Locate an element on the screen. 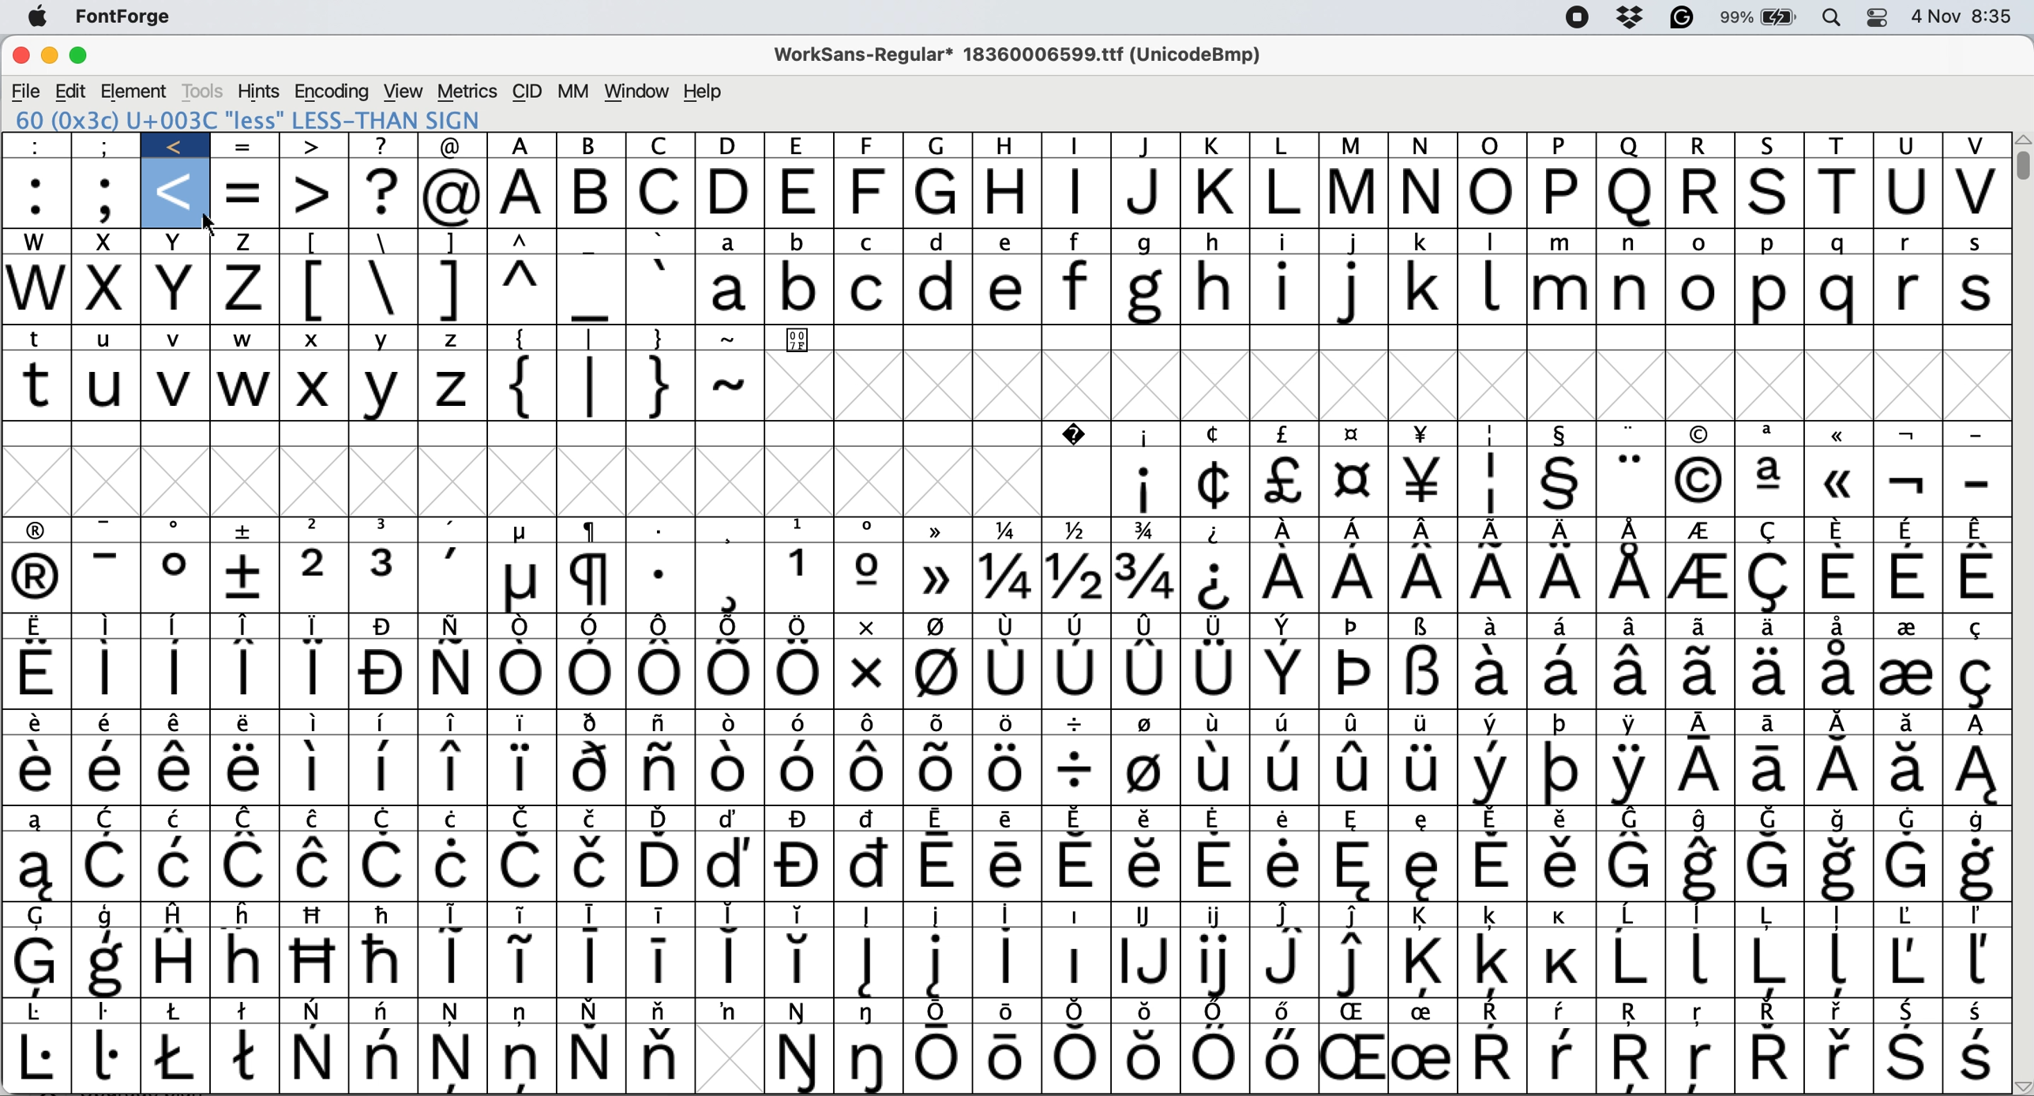 This screenshot has width=2034, height=1096. Symbol is located at coordinates (1706, 773).